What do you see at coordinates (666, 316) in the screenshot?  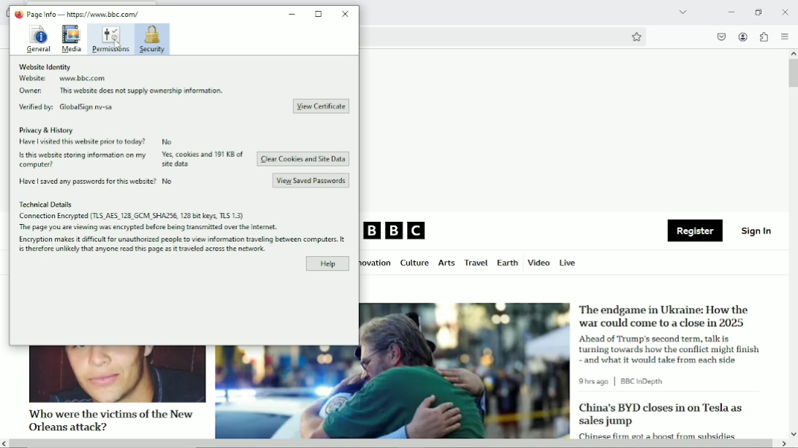 I see `The endgame in Ukraine: How the war could come to a close in 2025` at bounding box center [666, 316].